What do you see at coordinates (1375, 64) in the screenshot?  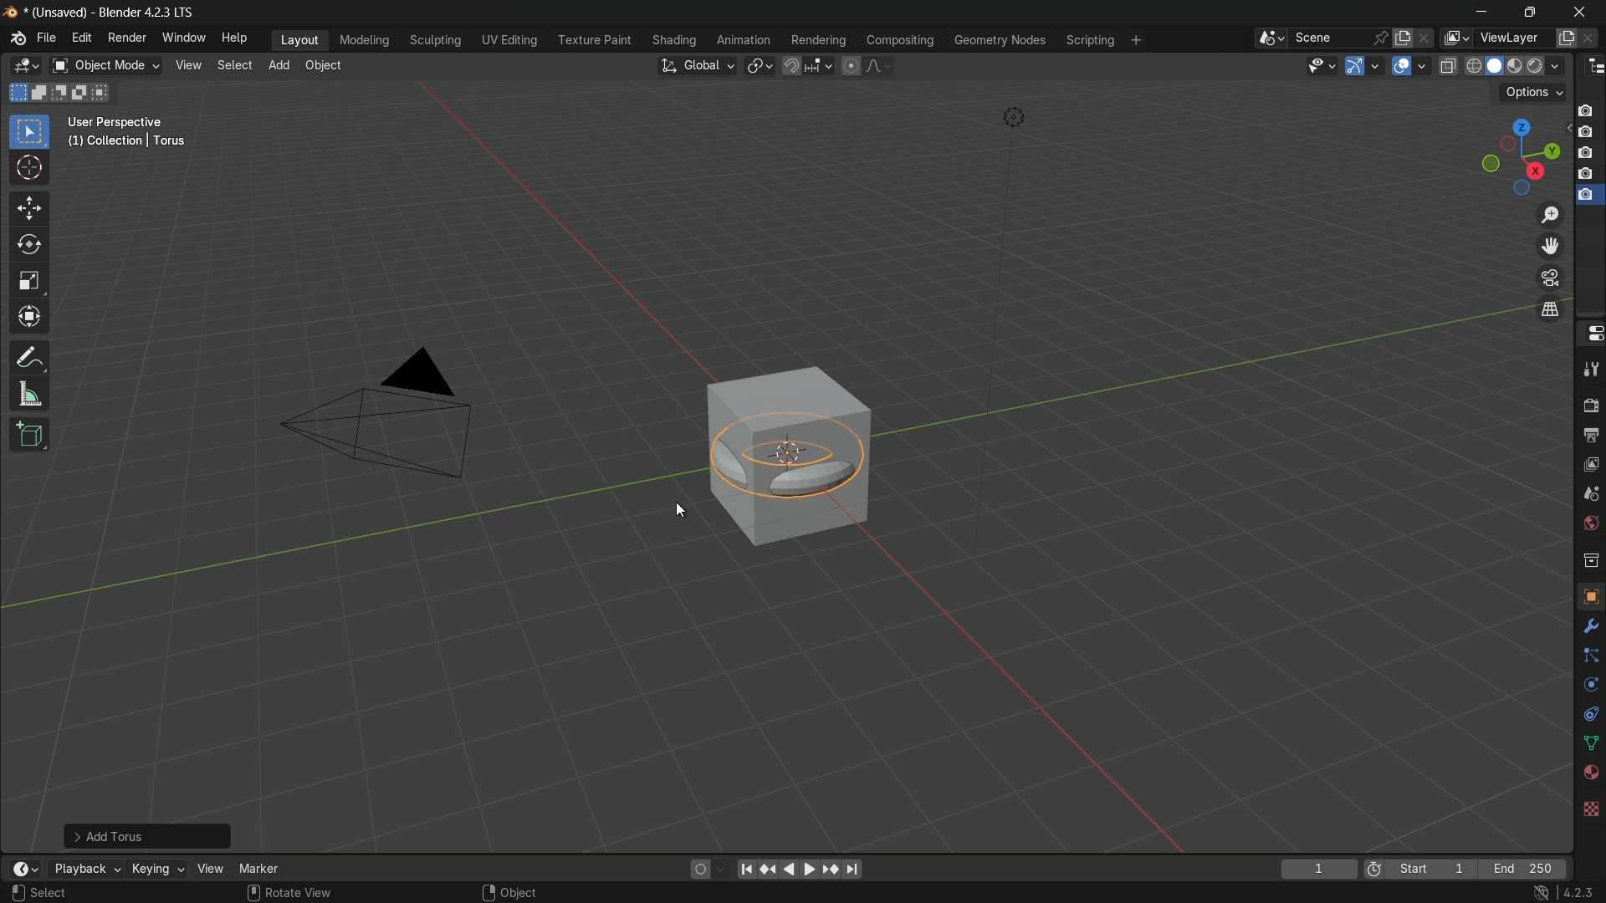 I see `gizmos` at bounding box center [1375, 64].